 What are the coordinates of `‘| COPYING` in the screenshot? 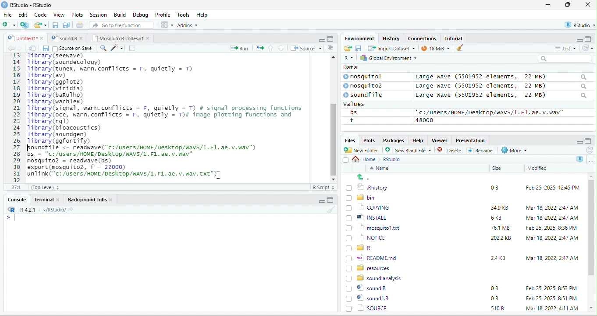 It's located at (368, 207).